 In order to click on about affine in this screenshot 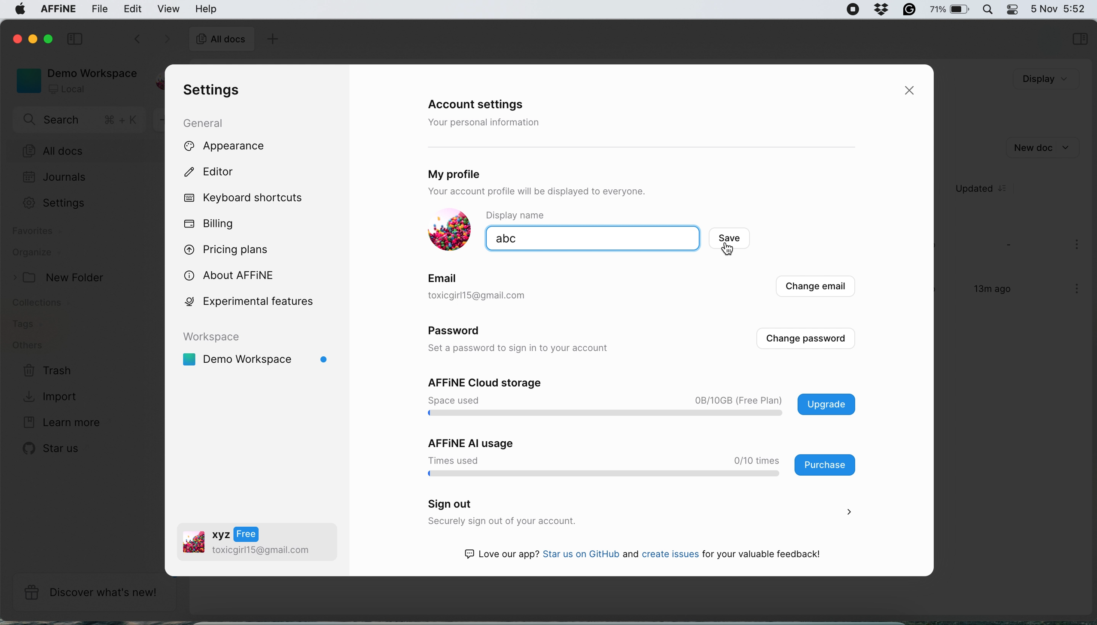, I will do `click(234, 274)`.